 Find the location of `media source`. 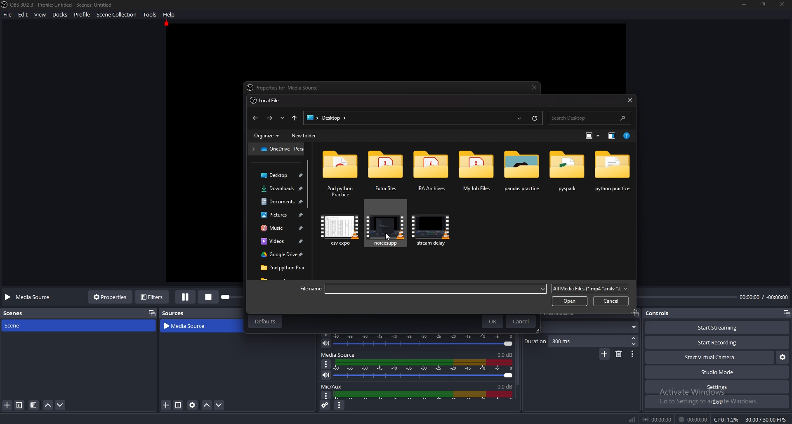

media source is located at coordinates (191, 326).